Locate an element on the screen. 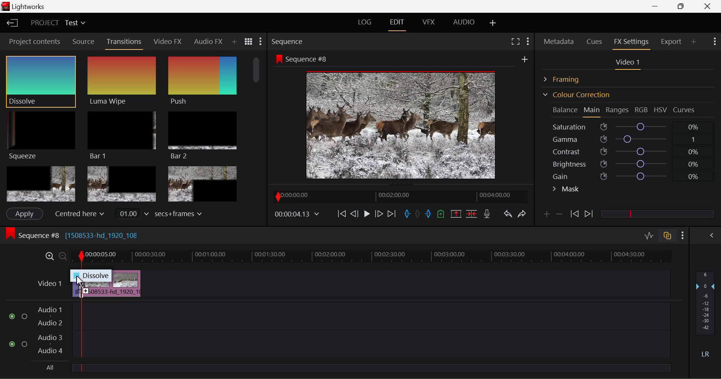 Image resolution: width=721 pixels, height=379 pixels. Box 3 is located at coordinates (201, 184).